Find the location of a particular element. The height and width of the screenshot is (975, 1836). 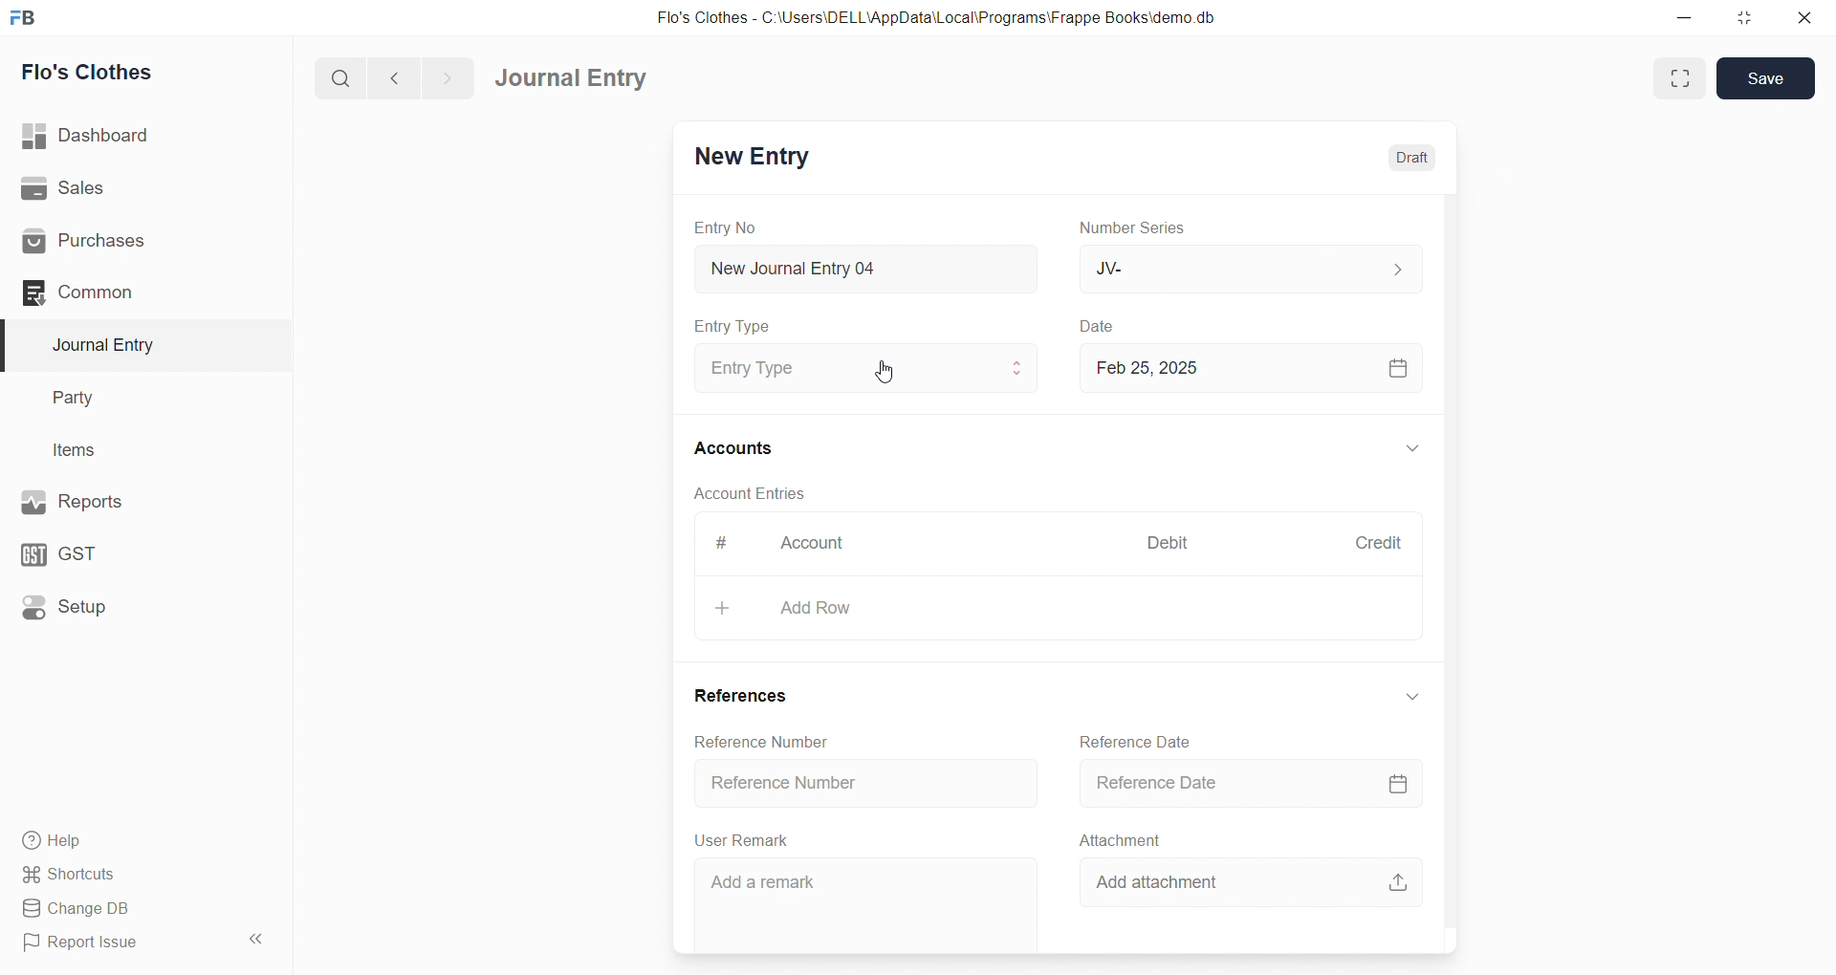

close is located at coordinates (1803, 17).